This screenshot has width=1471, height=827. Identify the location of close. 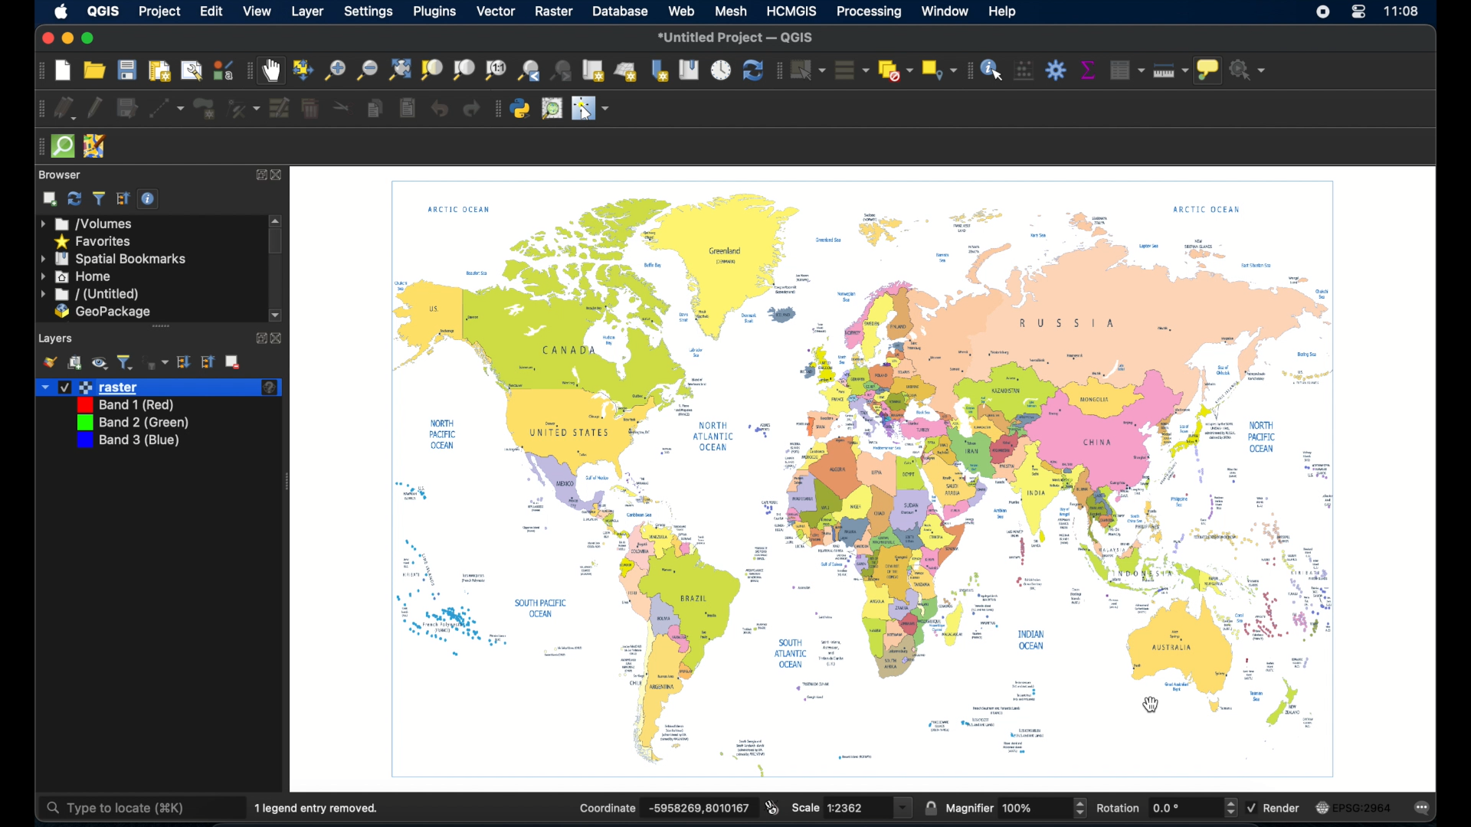
(44, 39).